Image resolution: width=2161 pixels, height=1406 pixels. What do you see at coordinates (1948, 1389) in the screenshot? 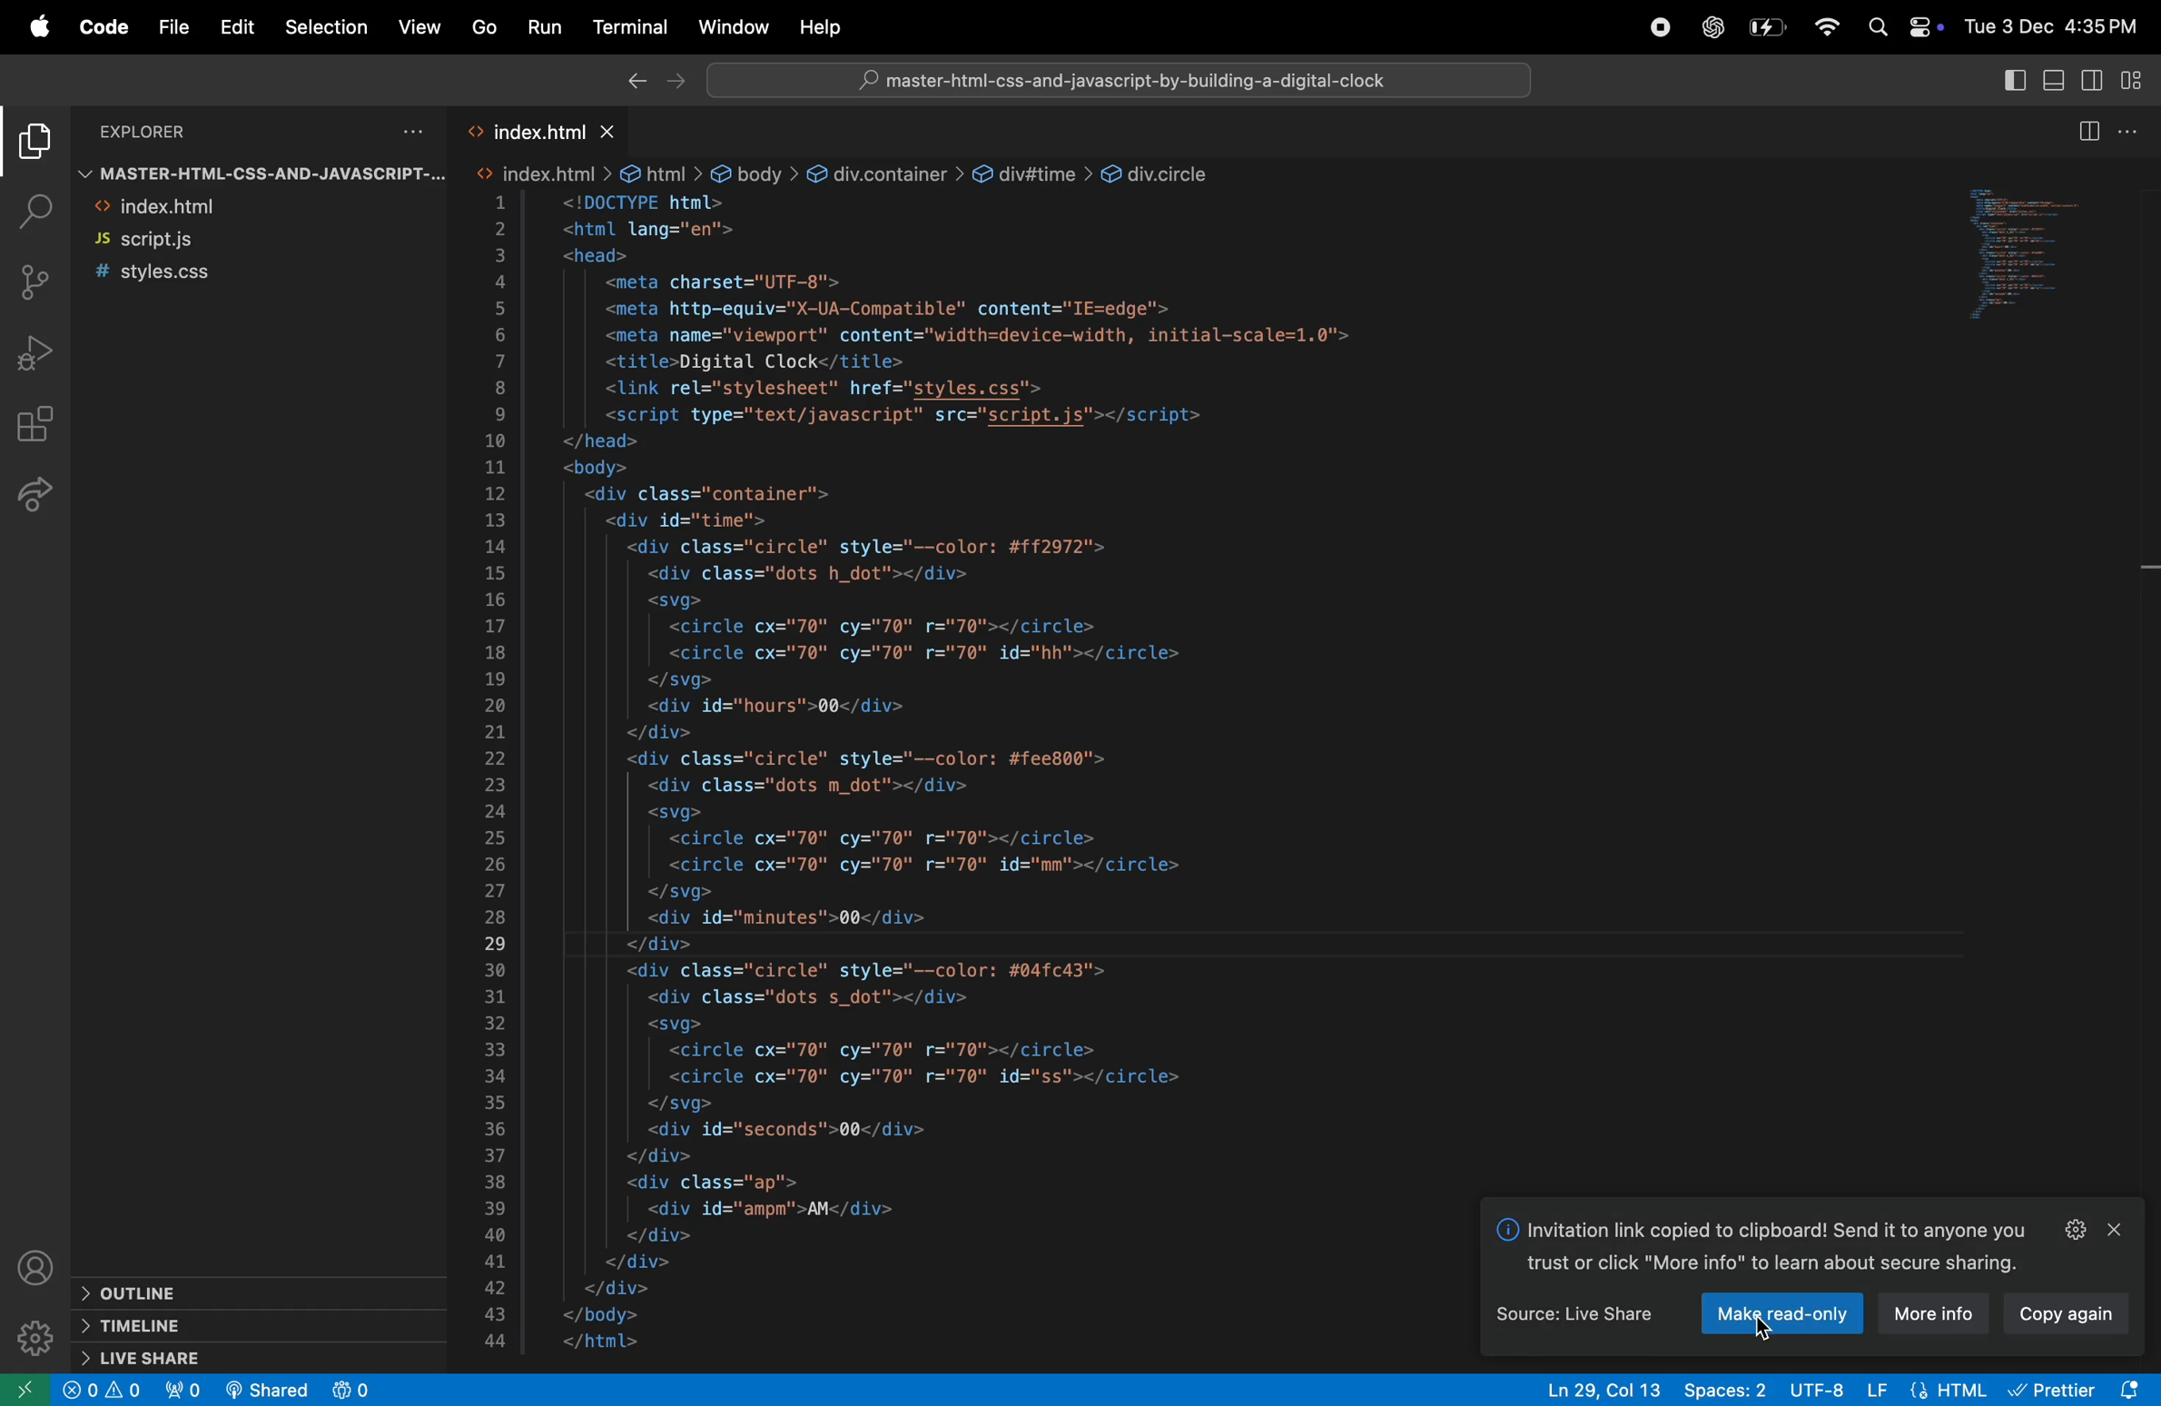
I see `HTML` at bounding box center [1948, 1389].